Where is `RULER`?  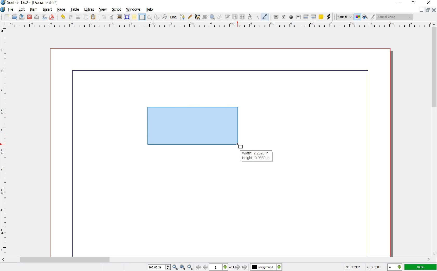 RULER is located at coordinates (219, 25).